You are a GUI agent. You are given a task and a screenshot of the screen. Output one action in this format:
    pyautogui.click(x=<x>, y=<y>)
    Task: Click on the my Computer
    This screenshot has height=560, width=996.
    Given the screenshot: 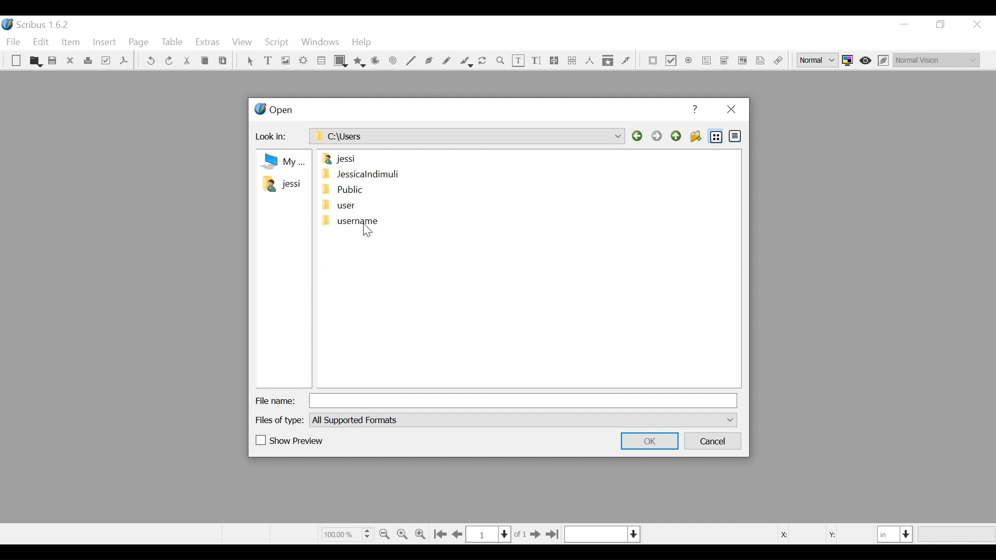 What is the action you would take?
    pyautogui.click(x=282, y=161)
    